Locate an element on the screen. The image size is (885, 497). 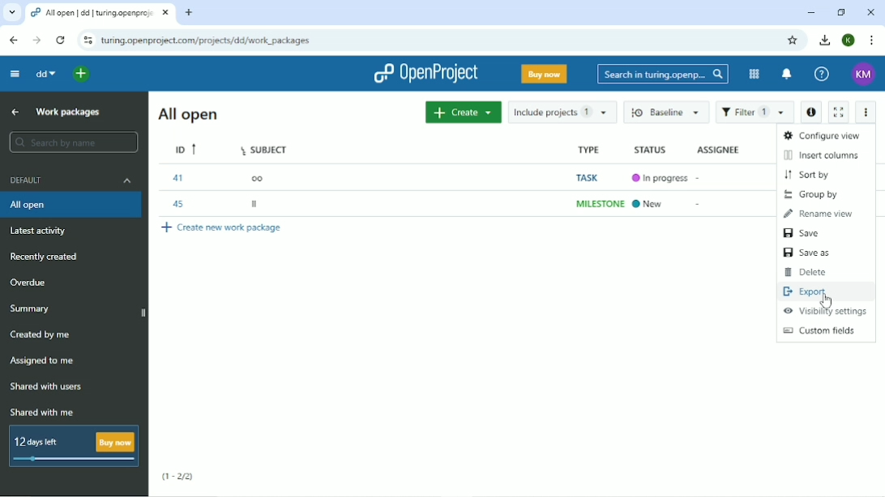
Create new work package is located at coordinates (224, 228).